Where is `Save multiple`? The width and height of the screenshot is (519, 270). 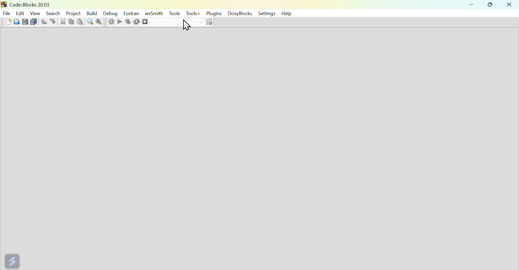
Save multiple is located at coordinates (34, 21).